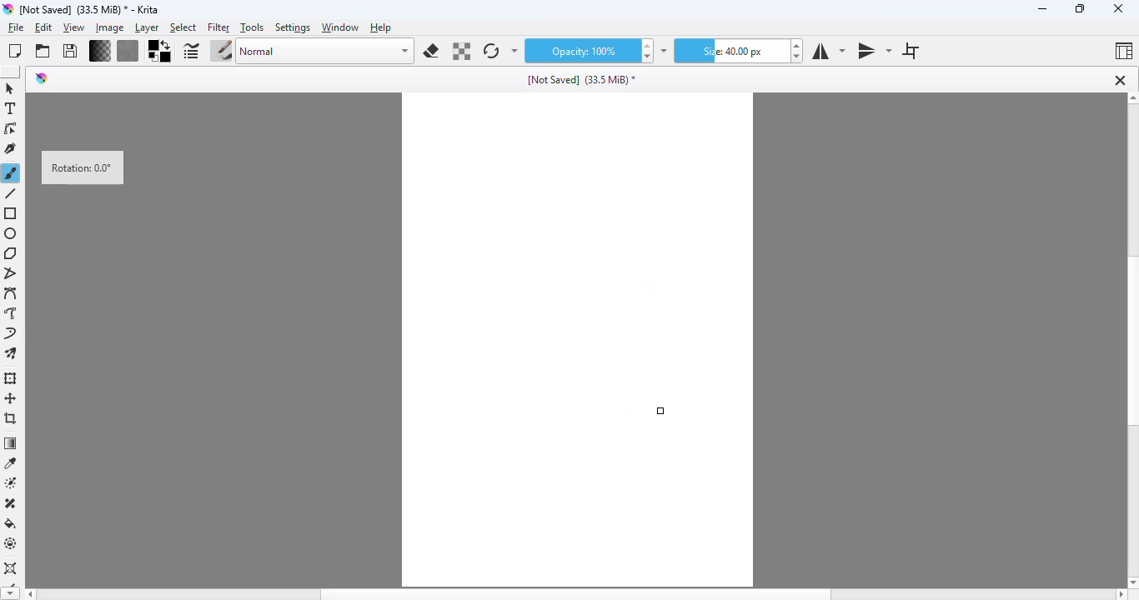 The width and height of the screenshot is (1139, 600). I want to click on reload original preset, so click(490, 51).